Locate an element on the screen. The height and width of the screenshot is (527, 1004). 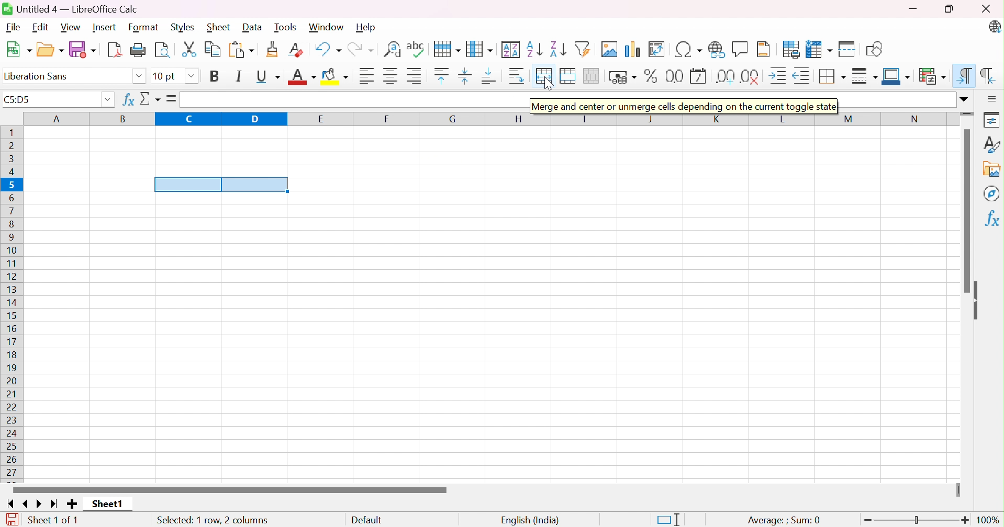
Clear Direct Formatting is located at coordinates (297, 49).